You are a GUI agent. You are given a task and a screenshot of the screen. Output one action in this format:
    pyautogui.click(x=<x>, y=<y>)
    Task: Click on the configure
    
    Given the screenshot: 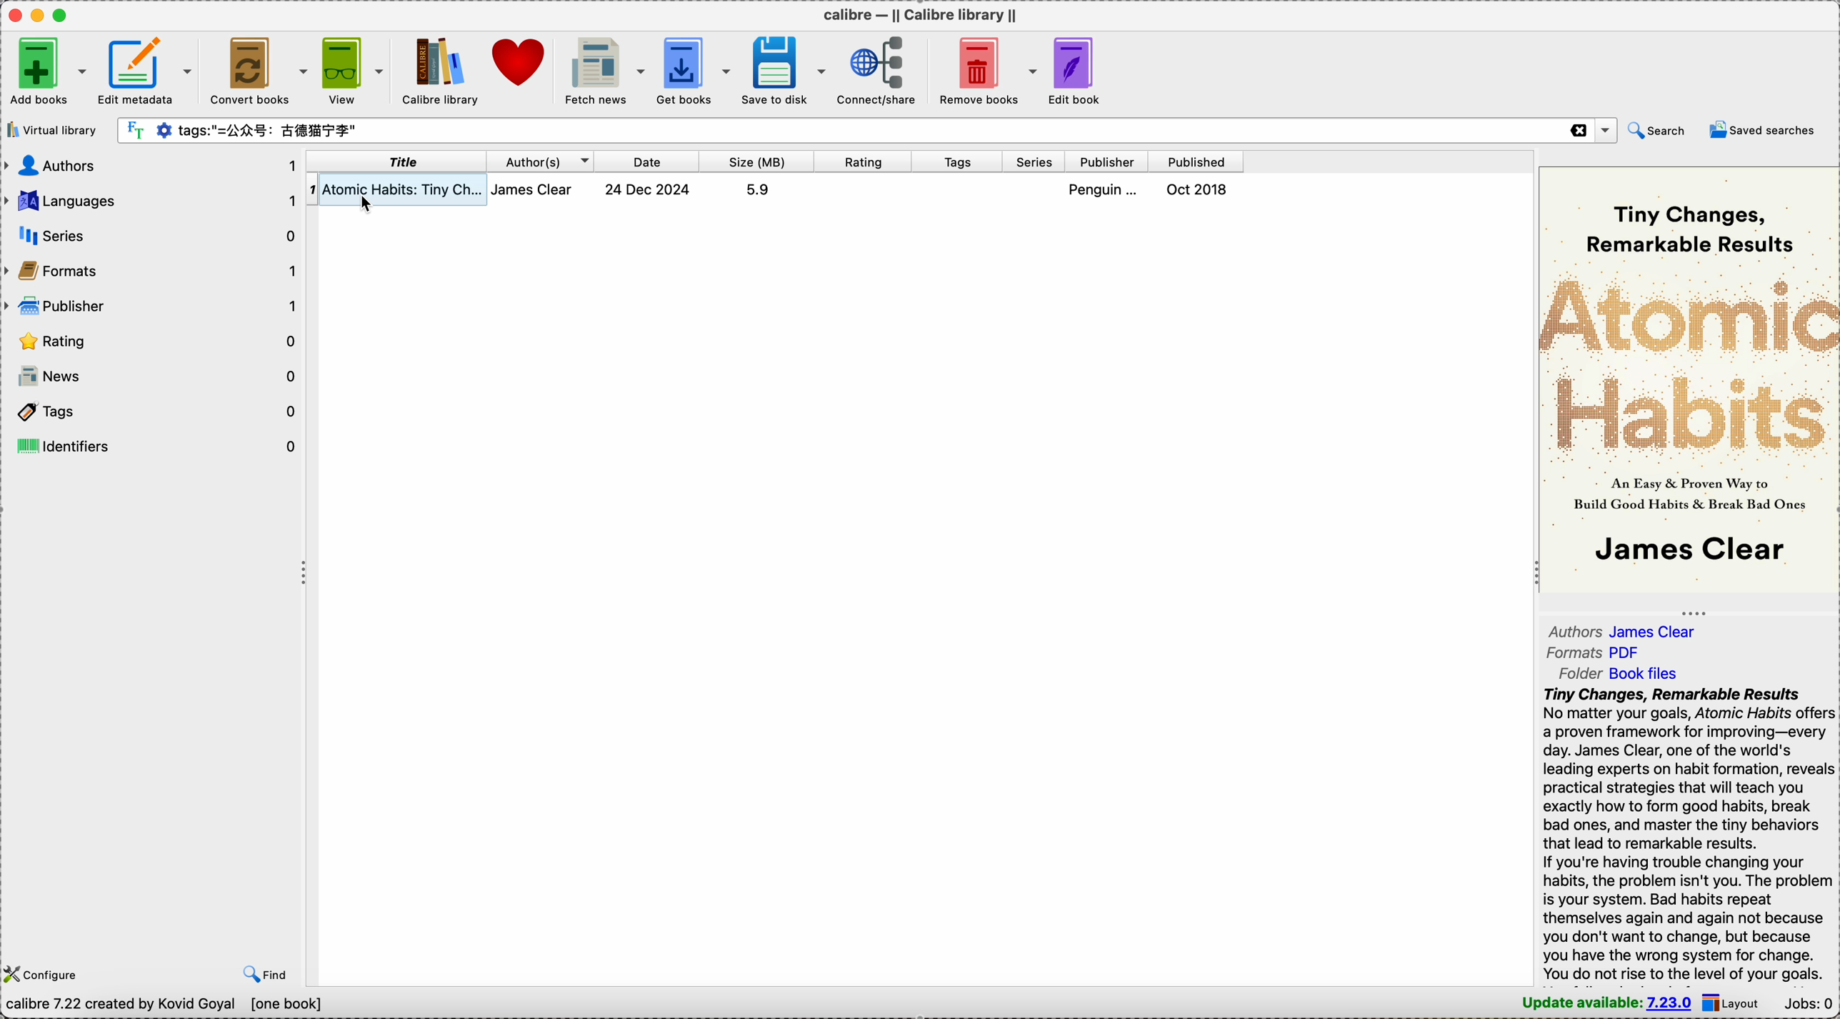 What is the action you would take?
    pyautogui.click(x=45, y=973)
    